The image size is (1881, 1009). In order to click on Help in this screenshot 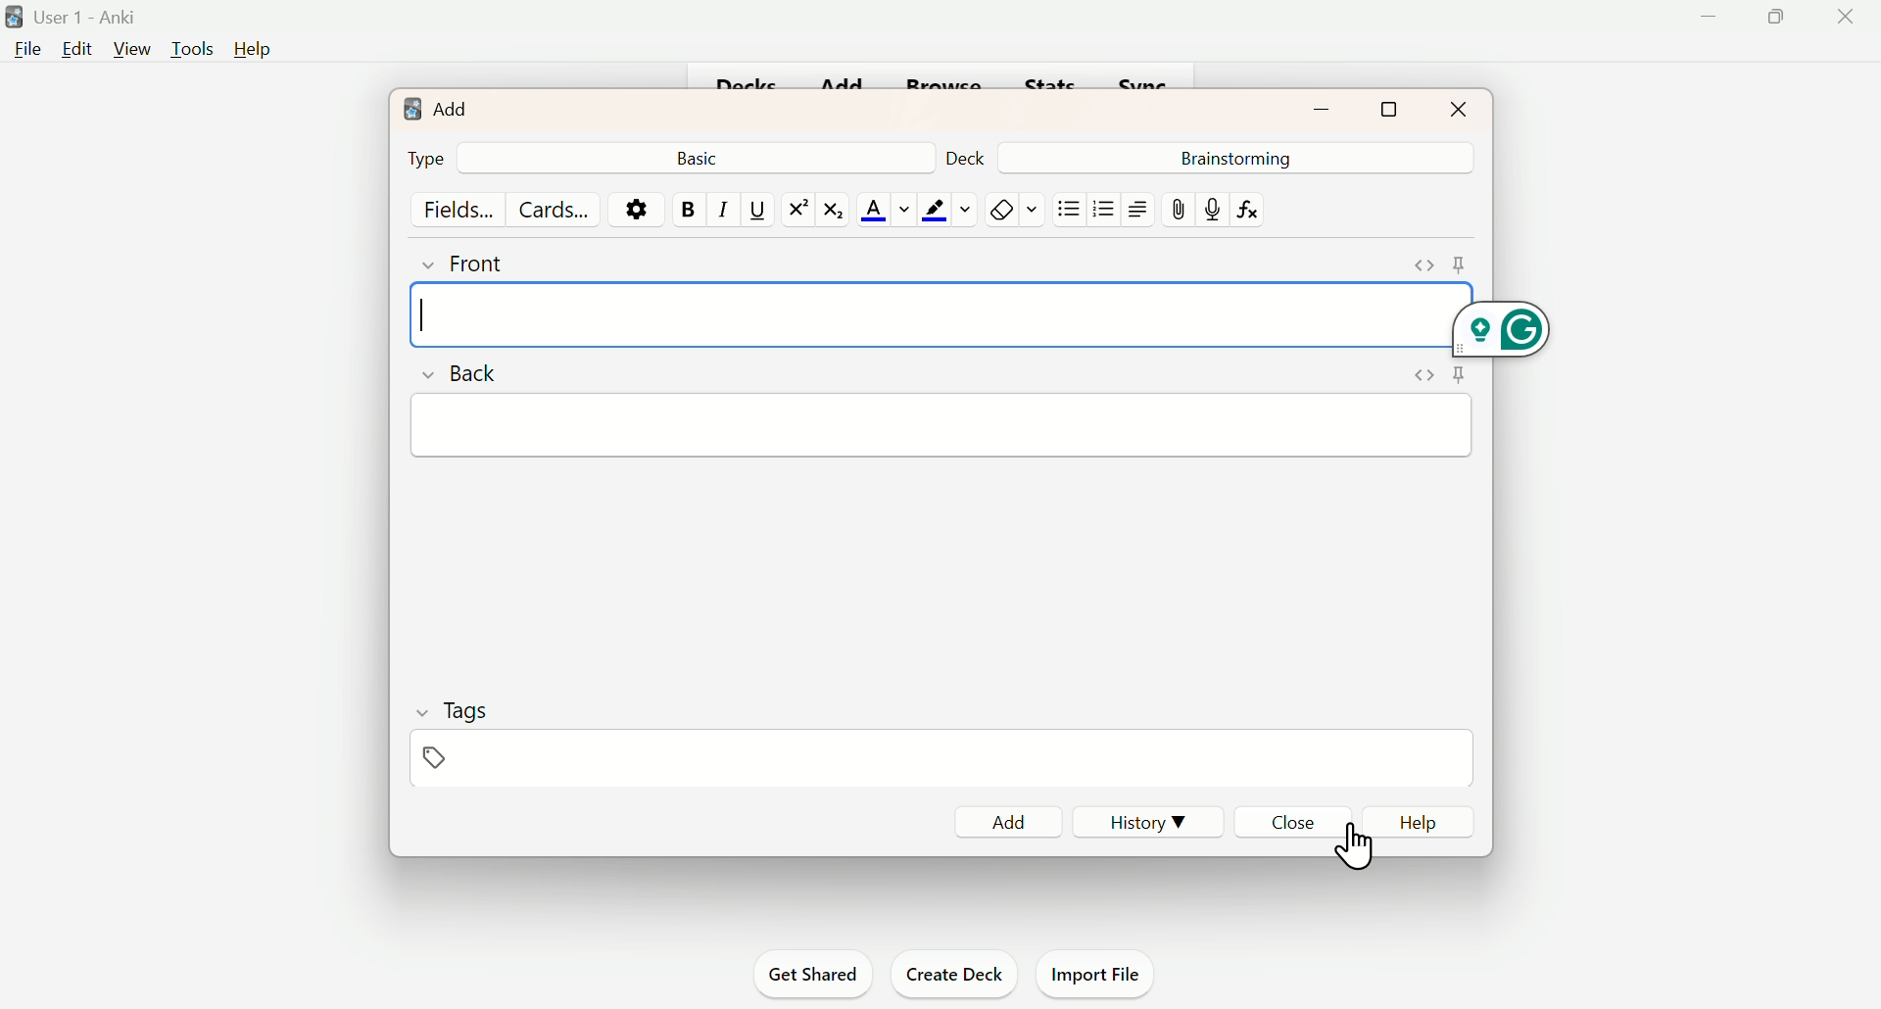, I will do `click(1427, 823)`.